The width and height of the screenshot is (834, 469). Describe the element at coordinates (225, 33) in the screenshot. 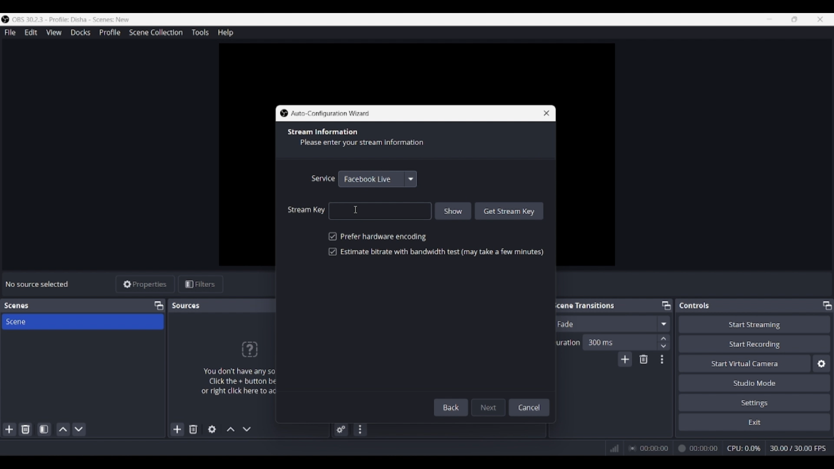

I see `Help menu` at that location.